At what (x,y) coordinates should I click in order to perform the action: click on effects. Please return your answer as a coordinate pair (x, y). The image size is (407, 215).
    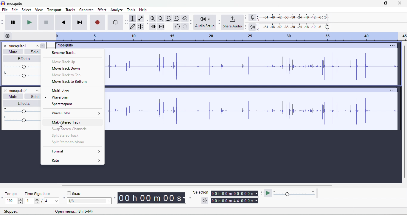
    Looking at the image, I should click on (24, 103).